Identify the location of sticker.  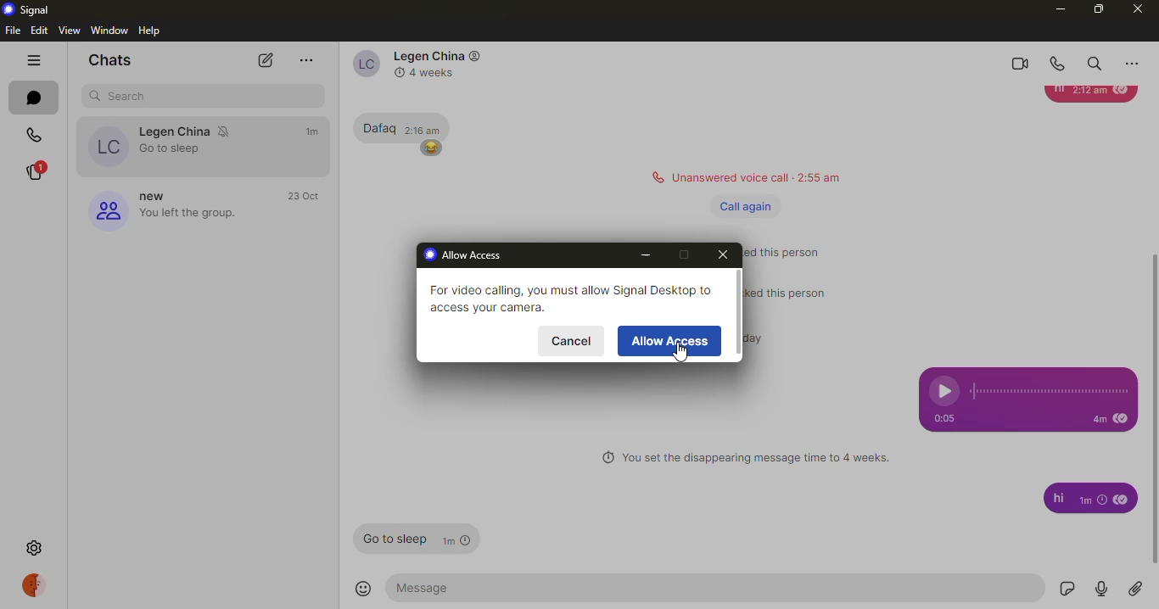
(1065, 589).